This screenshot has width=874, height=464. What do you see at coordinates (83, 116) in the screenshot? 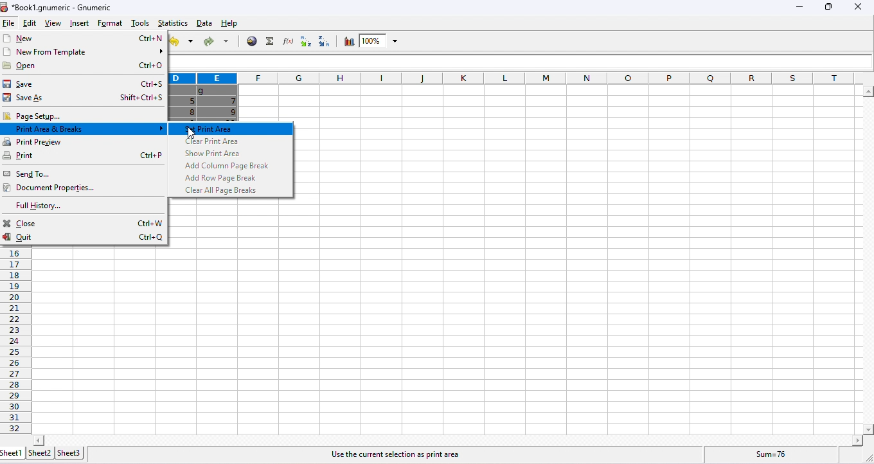
I see `page set up` at bounding box center [83, 116].